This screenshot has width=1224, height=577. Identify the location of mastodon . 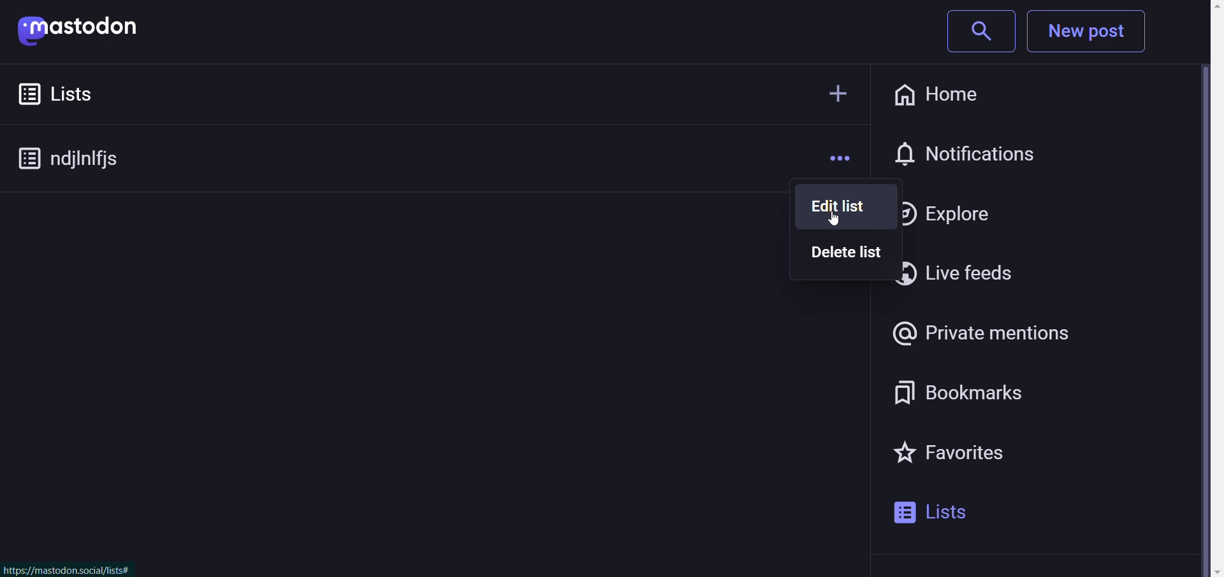
(84, 30).